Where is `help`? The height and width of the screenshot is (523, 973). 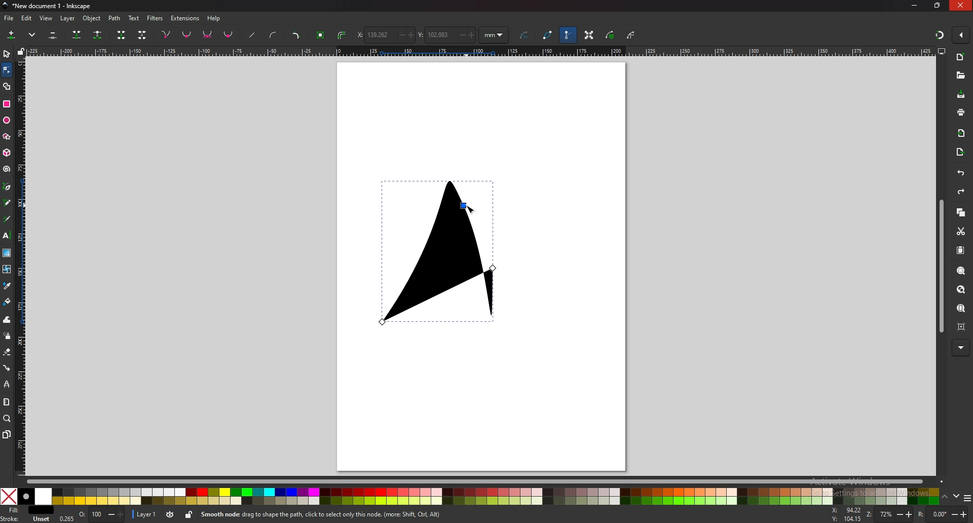
help is located at coordinates (214, 19).